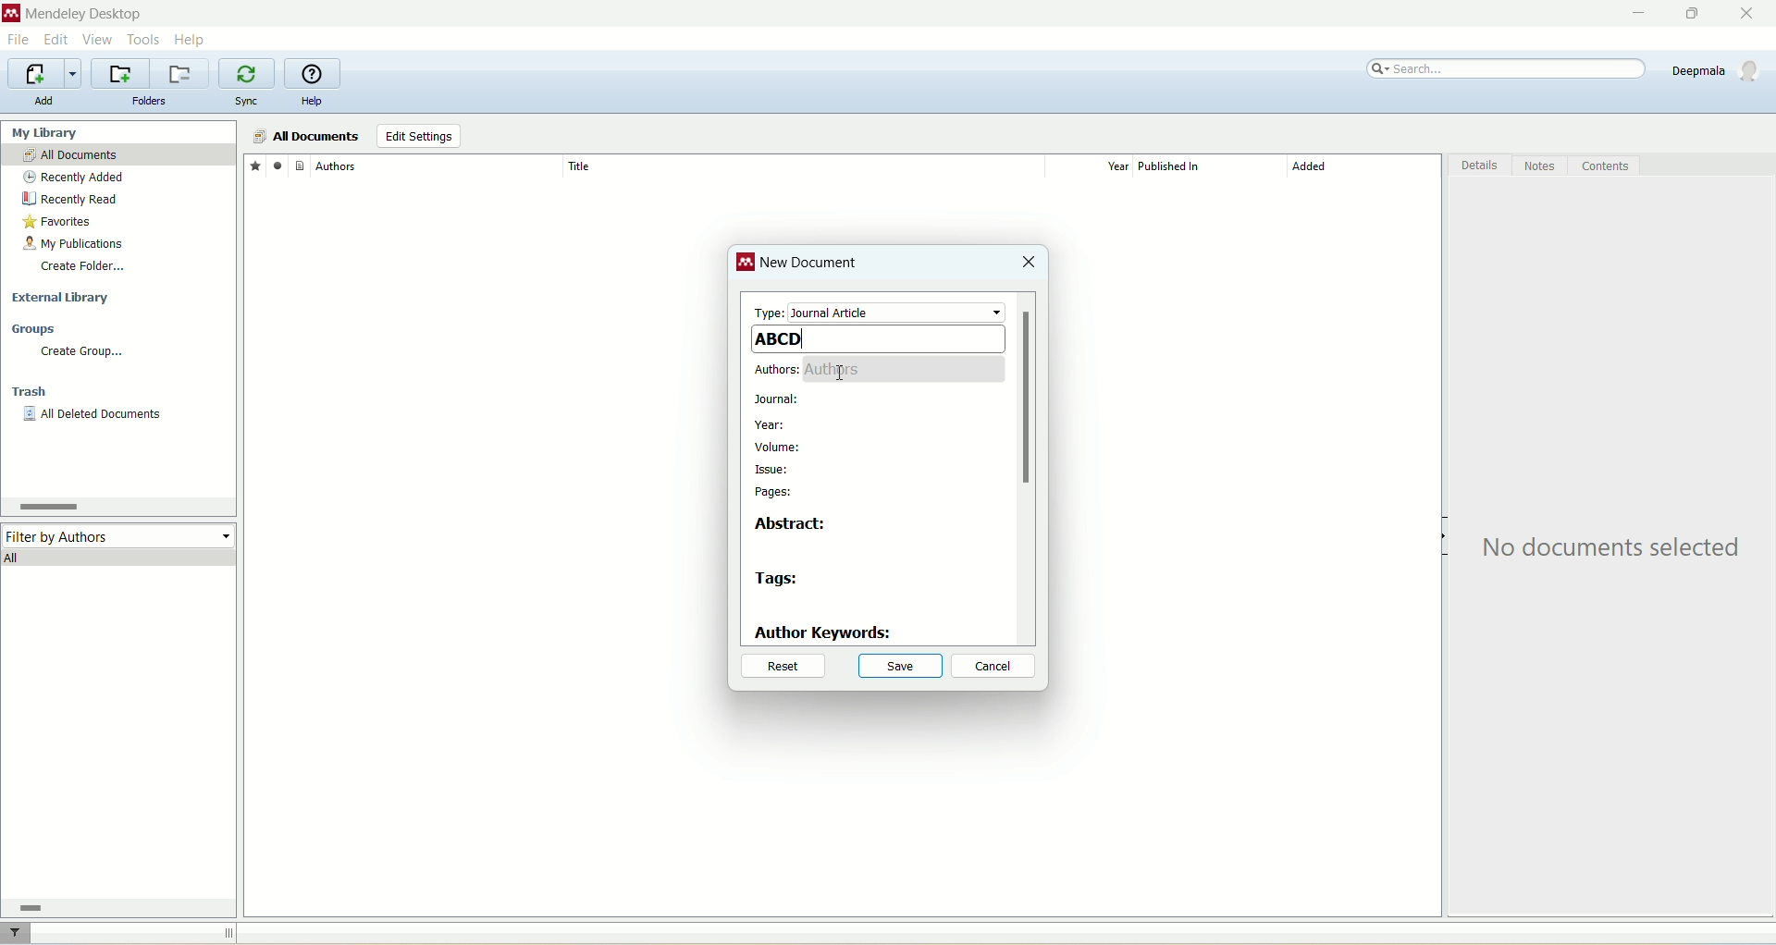  I want to click on recently added, so click(74, 178).